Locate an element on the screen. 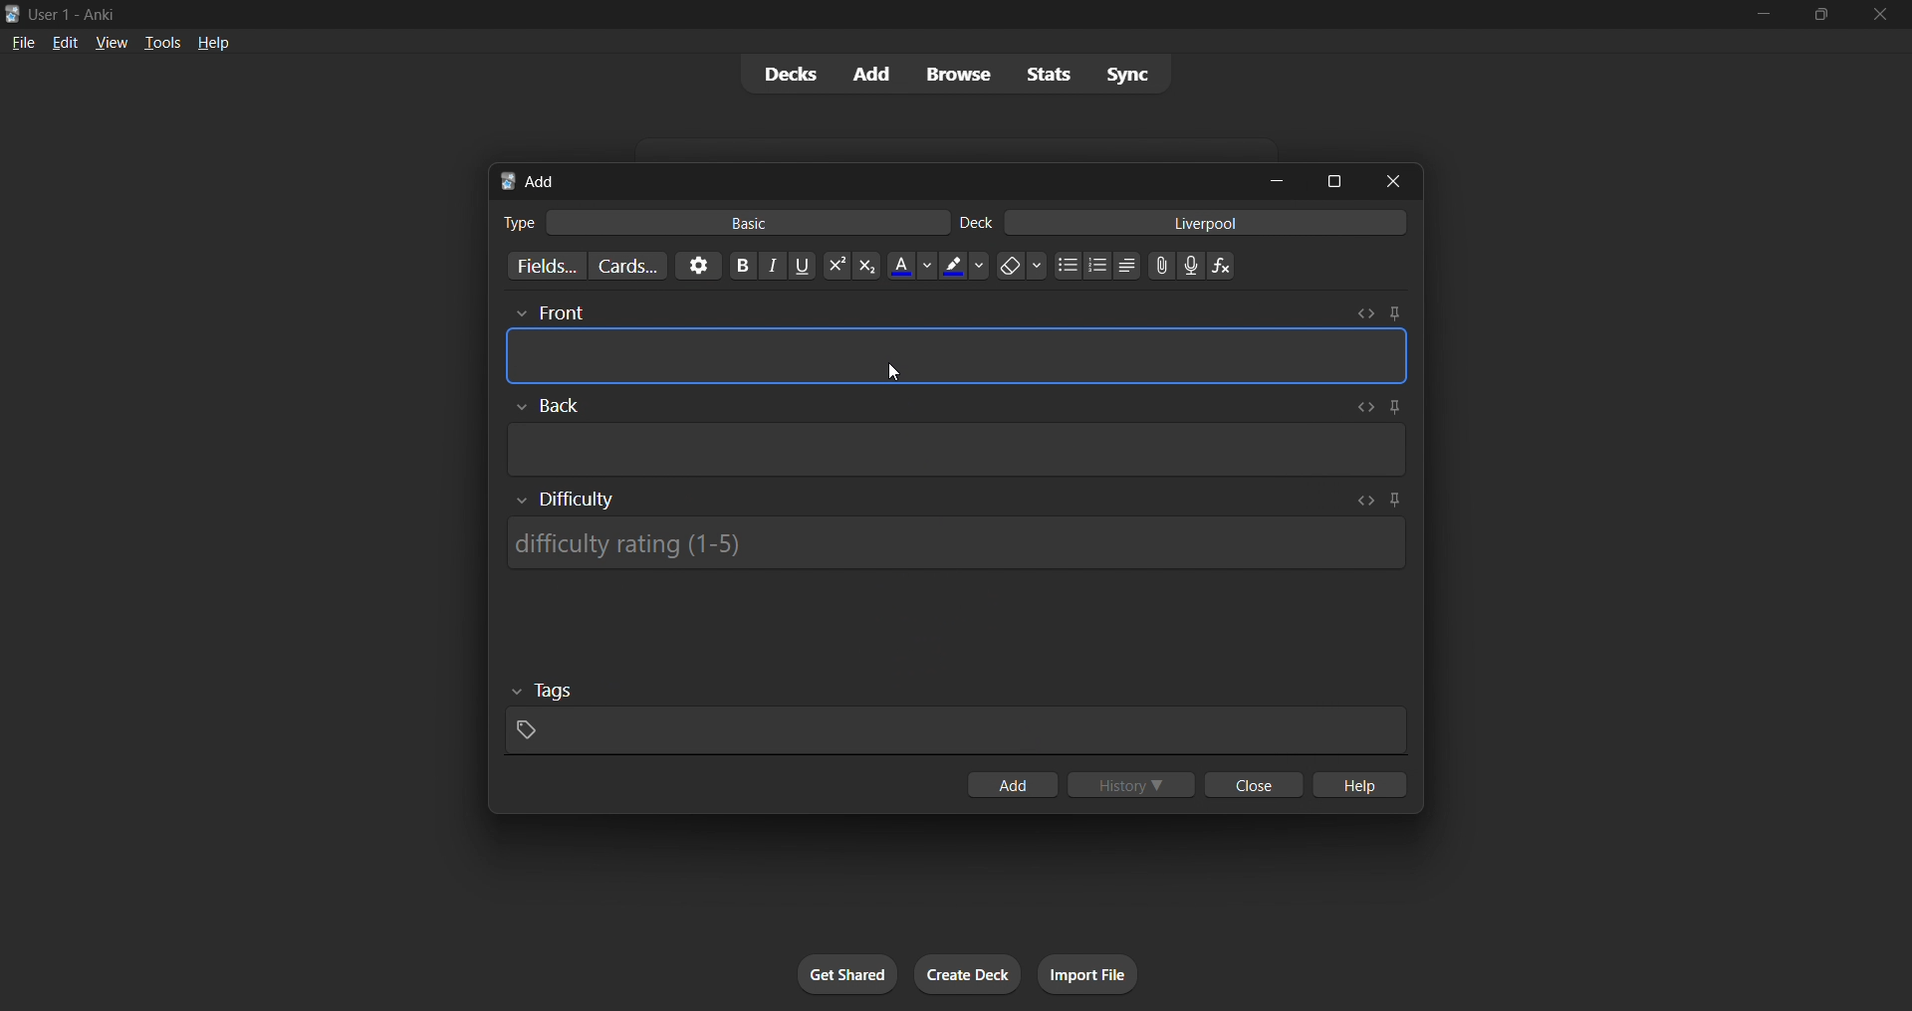 This screenshot has width=1912, height=1011. close is located at coordinates (1880, 15).